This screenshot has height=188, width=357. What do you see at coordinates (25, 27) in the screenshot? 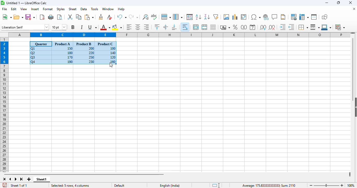
I see `font name` at bounding box center [25, 27].